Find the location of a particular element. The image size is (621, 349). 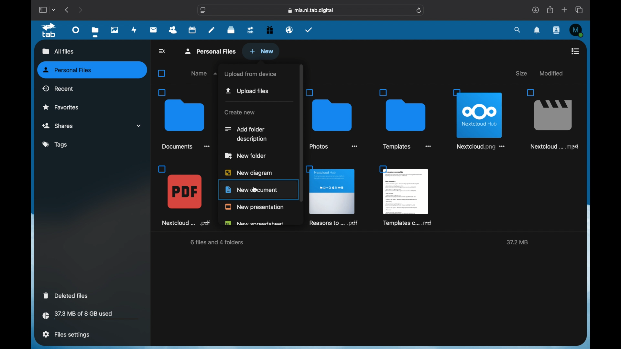

file is located at coordinates (551, 119).